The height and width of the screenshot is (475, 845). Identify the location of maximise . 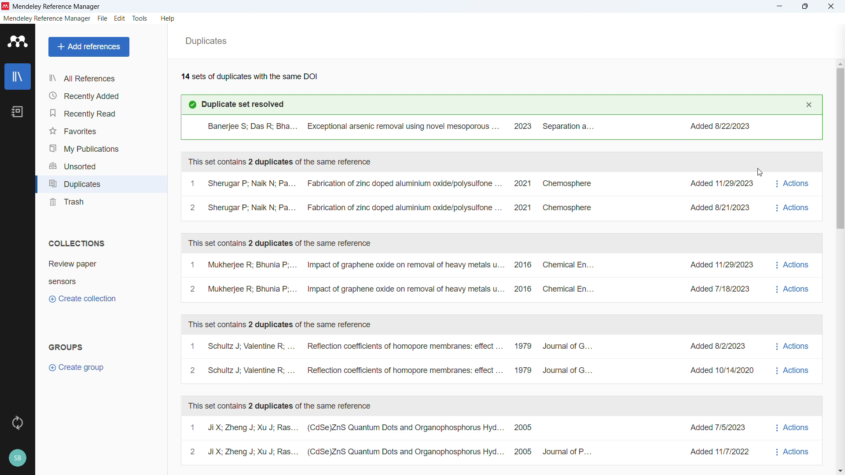
(807, 7).